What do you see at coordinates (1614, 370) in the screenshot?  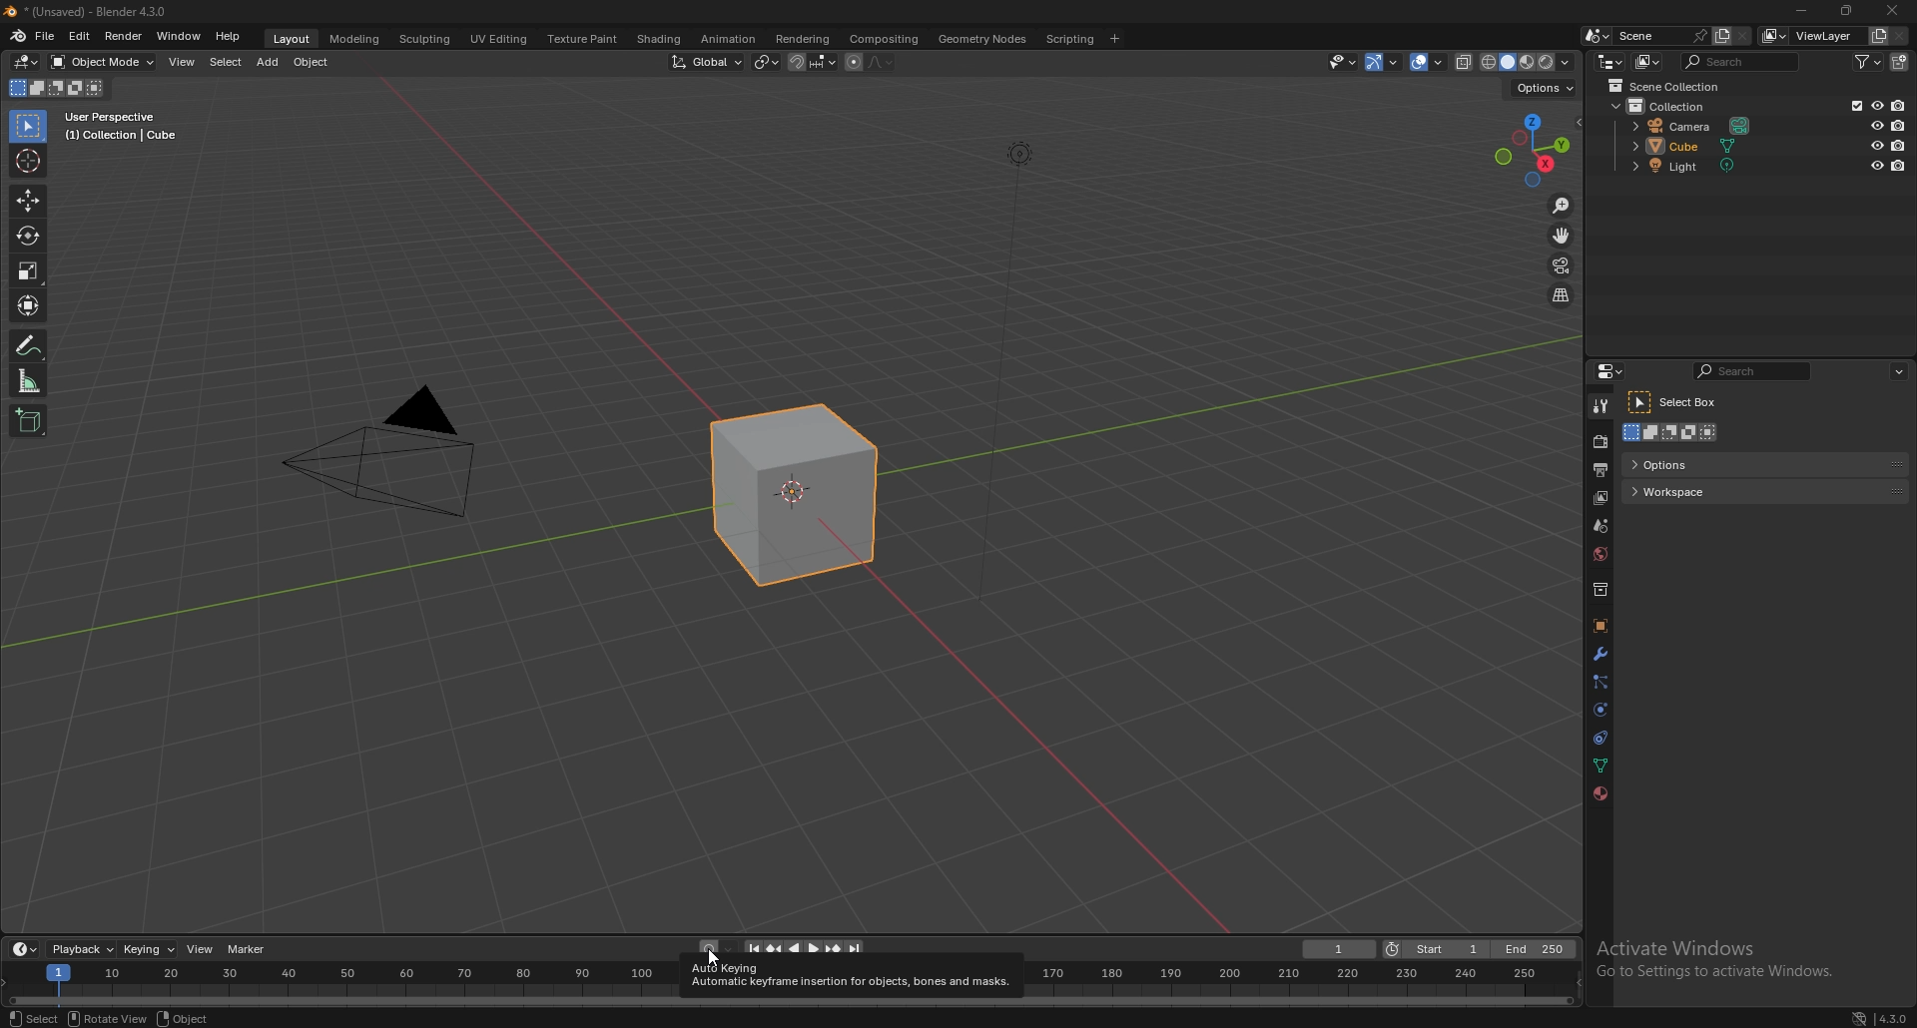 I see `editor type` at bounding box center [1614, 370].